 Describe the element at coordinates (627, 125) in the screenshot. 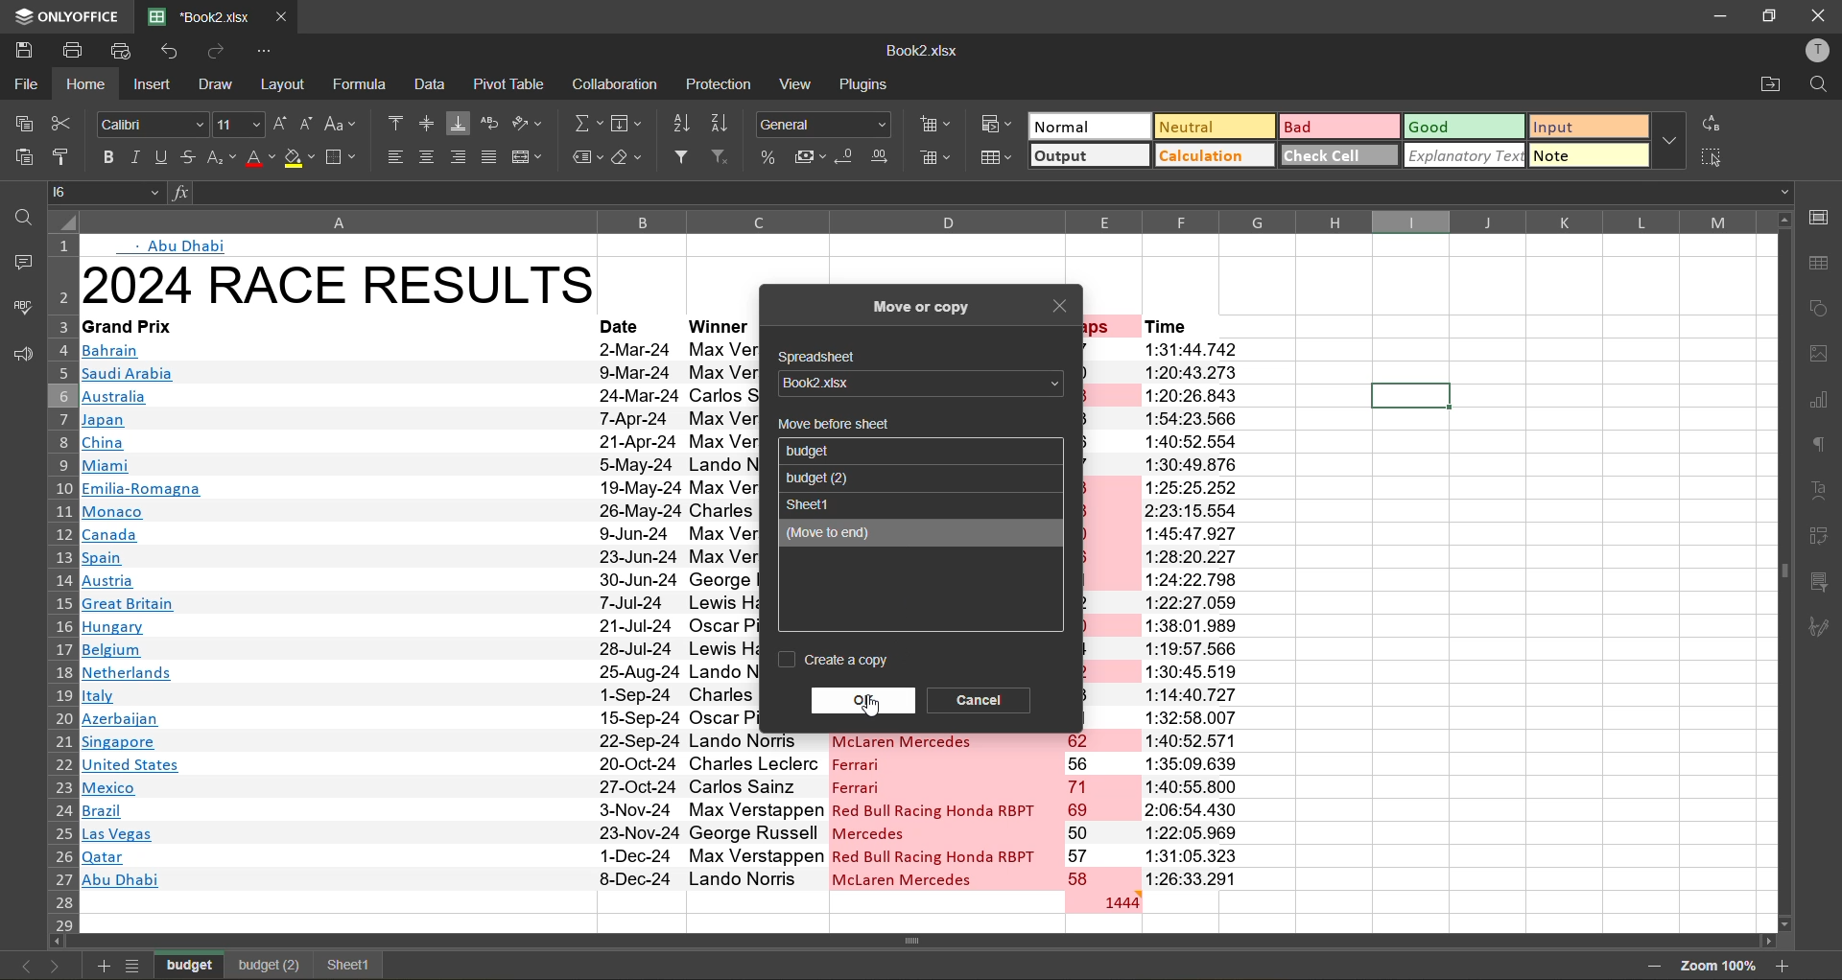

I see `fields` at that location.